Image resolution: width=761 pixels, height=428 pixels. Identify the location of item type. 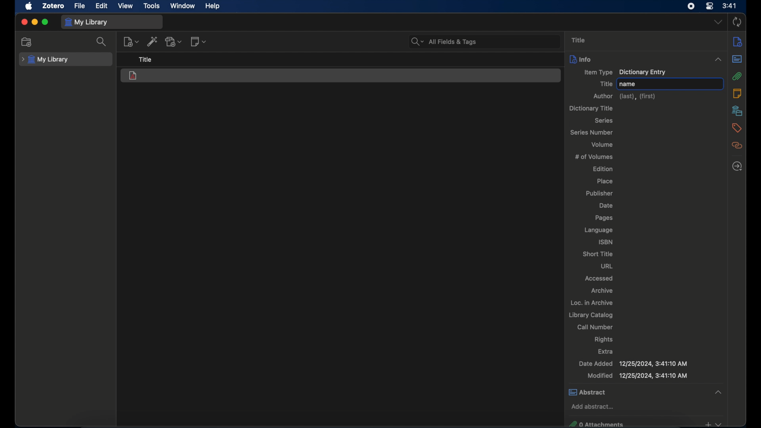
(625, 73).